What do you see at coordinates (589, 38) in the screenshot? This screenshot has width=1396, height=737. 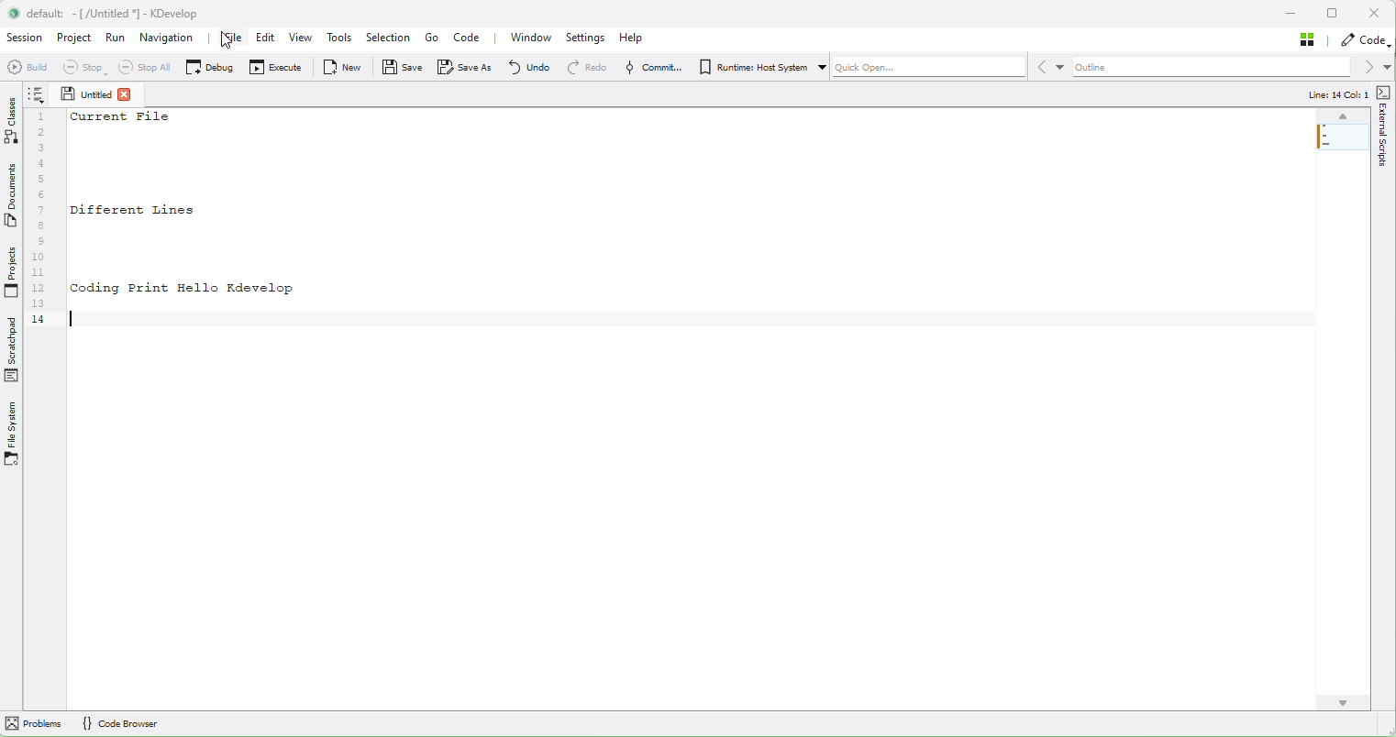 I see `Settings` at bounding box center [589, 38].